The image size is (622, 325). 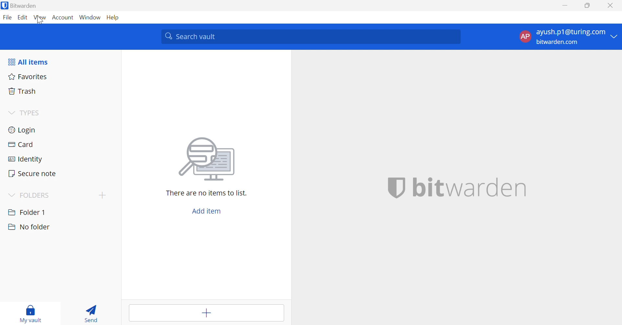 What do you see at coordinates (470, 188) in the screenshot?
I see `bitwarden` at bounding box center [470, 188].